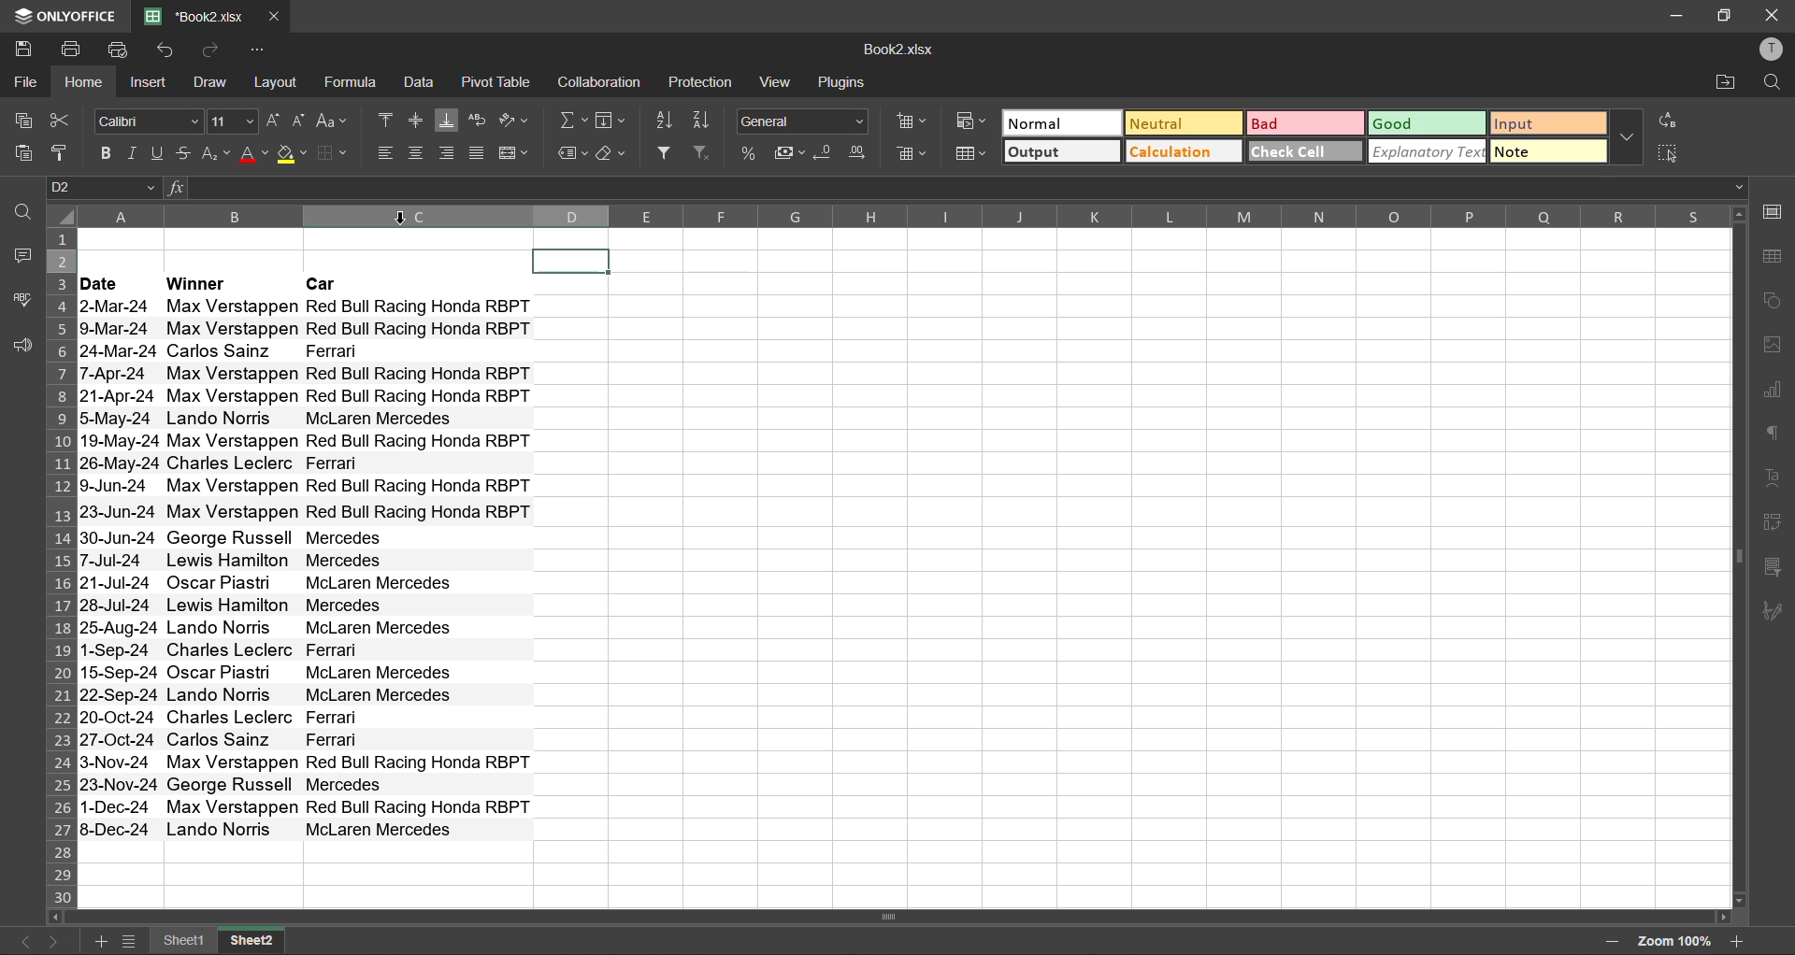 This screenshot has width=1795, height=955. Describe the element at coordinates (1428, 125) in the screenshot. I see `good` at that location.